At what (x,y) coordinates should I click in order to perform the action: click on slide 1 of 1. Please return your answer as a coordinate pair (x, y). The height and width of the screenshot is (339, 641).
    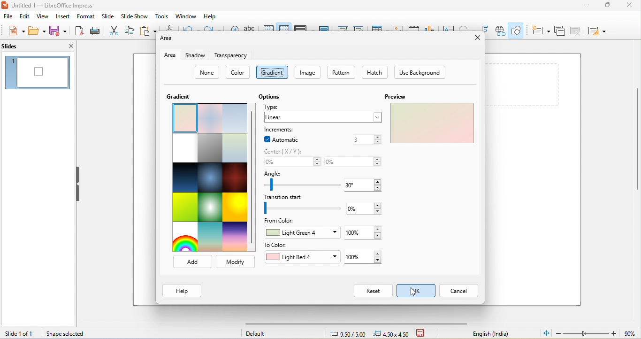
    Looking at the image, I should click on (20, 334).